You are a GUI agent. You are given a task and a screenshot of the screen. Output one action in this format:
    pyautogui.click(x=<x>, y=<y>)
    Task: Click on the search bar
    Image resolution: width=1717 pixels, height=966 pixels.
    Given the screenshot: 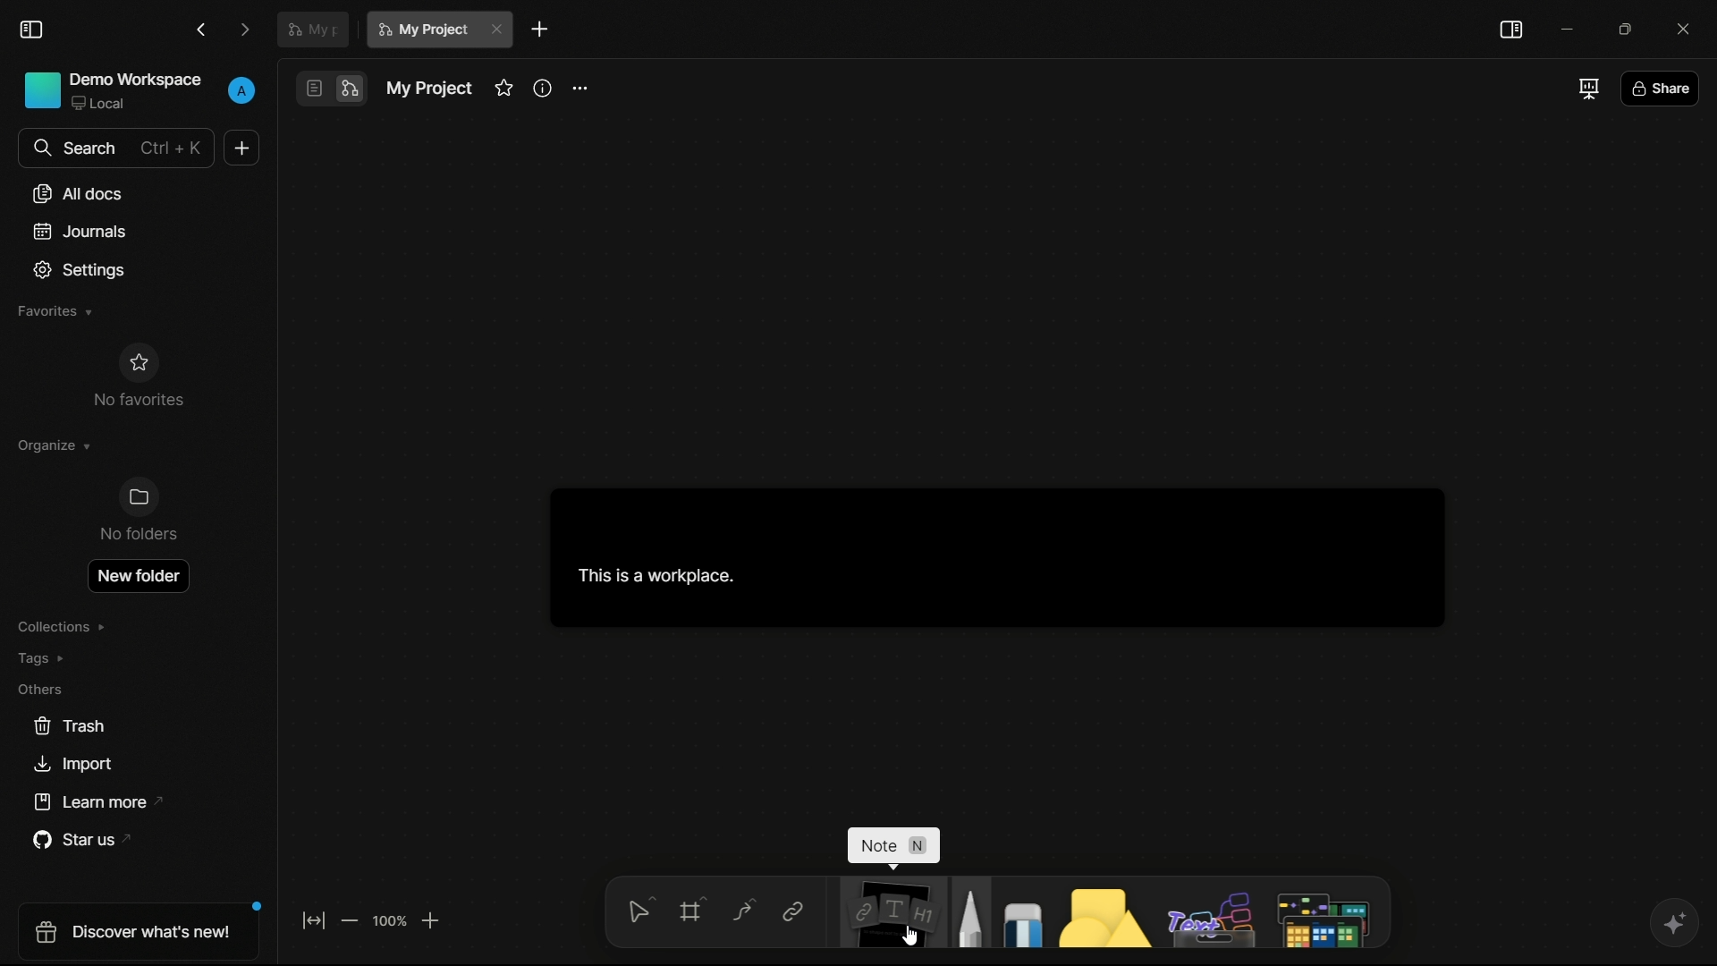 What is the action you would take?
    pyautogui.click(x=117, y=148)
    